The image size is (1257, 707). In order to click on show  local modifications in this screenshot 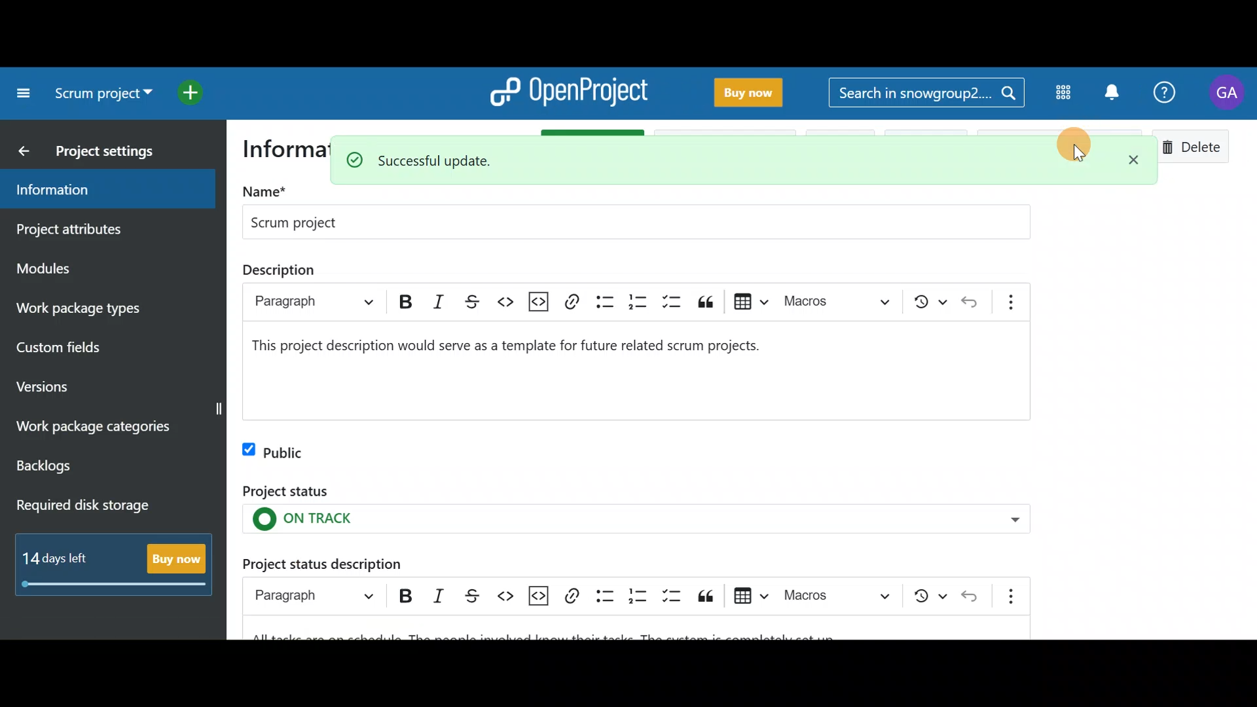, I will do `click(929, 301)`.